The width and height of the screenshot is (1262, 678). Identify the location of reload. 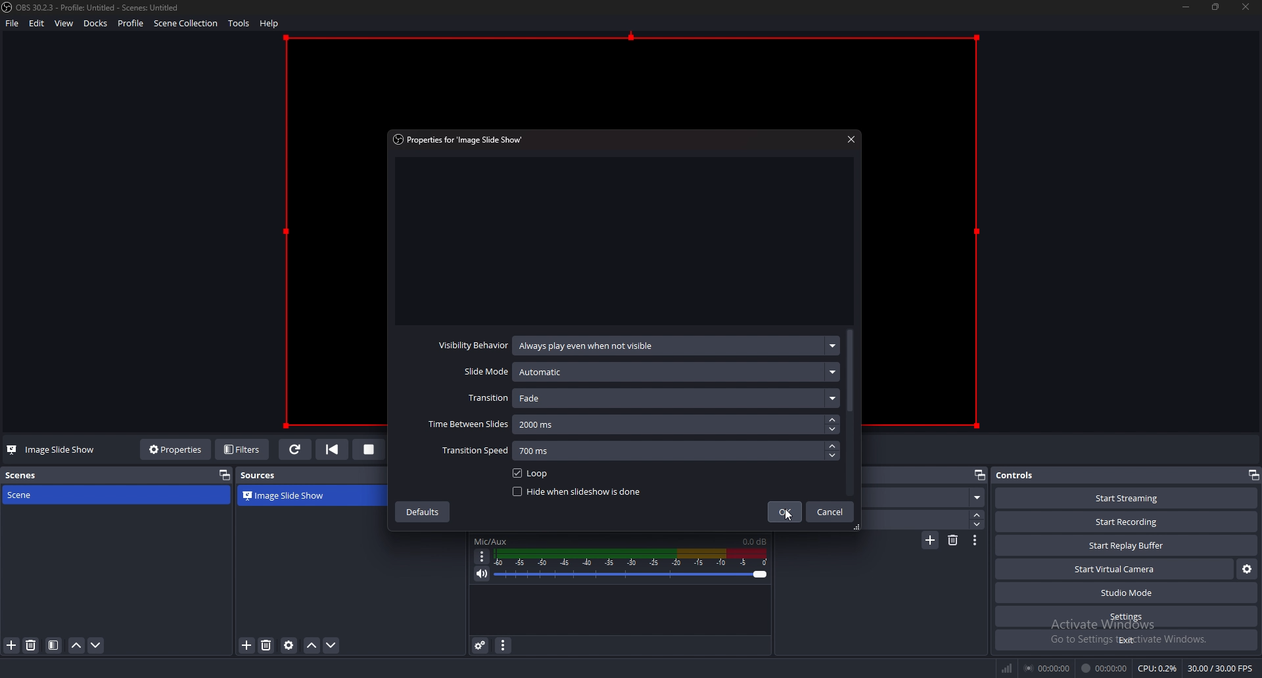
(294, 450).